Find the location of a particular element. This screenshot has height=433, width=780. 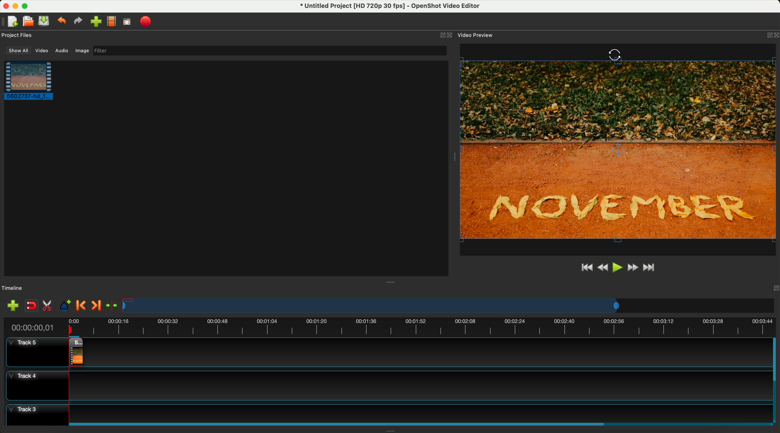

fast foward is located at coordinates (633, 267).